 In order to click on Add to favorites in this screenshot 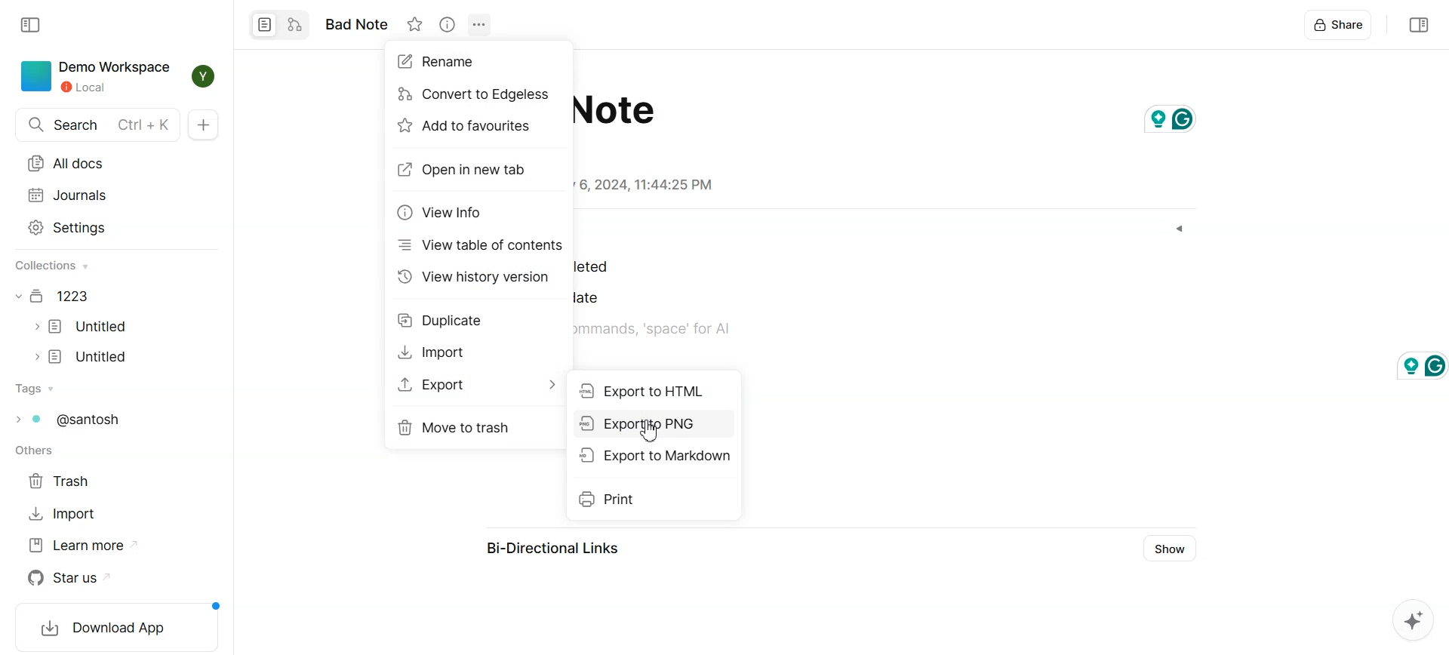, I will do `click(473, 126)`.